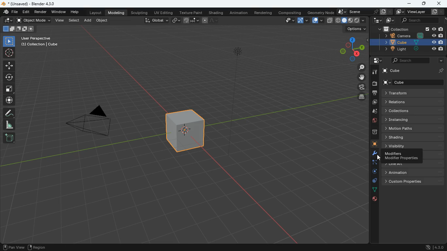  What do you see at coordinates (238, 12) in the screenshot?
I see `animation` at bounding box center [238, 12].